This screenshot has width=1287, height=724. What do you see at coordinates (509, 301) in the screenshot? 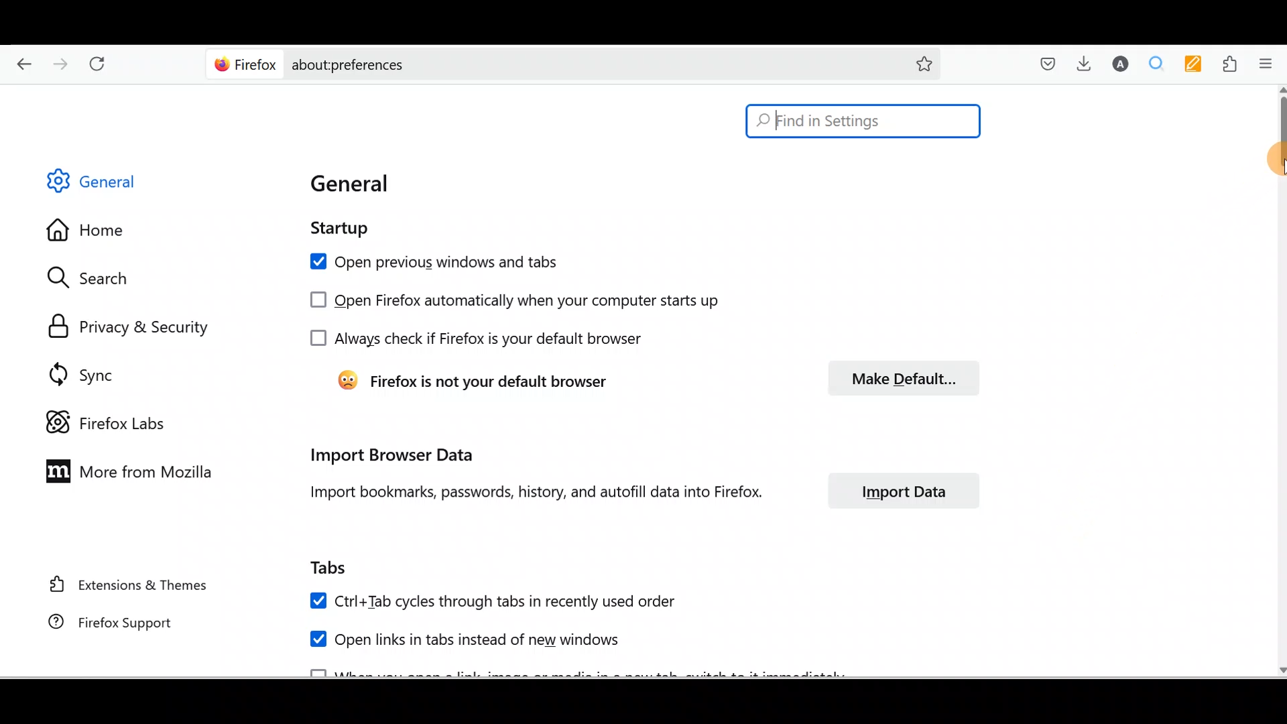
I see `Open Firefox automatically when your computer starts up` at bounding box center [509, 301].